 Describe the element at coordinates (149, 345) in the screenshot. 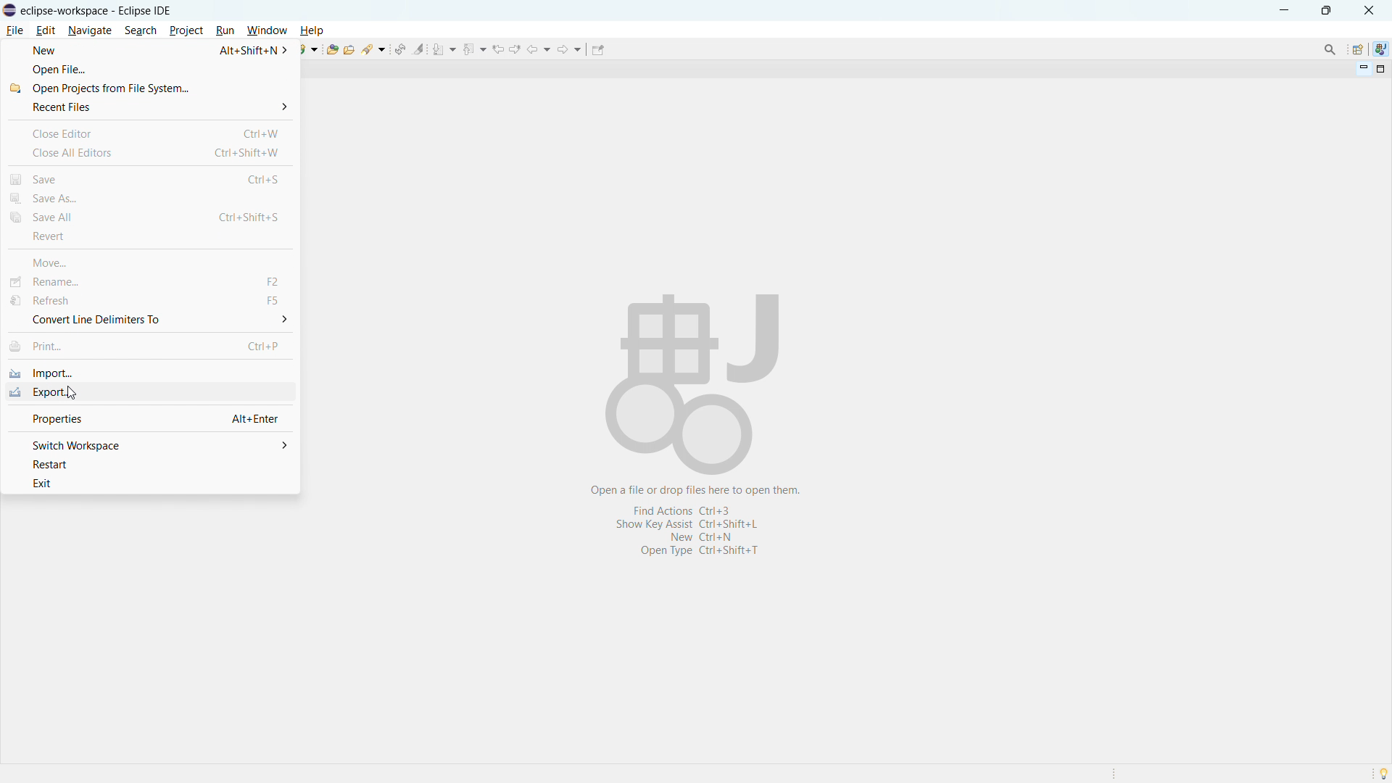

I see `print` at that location.